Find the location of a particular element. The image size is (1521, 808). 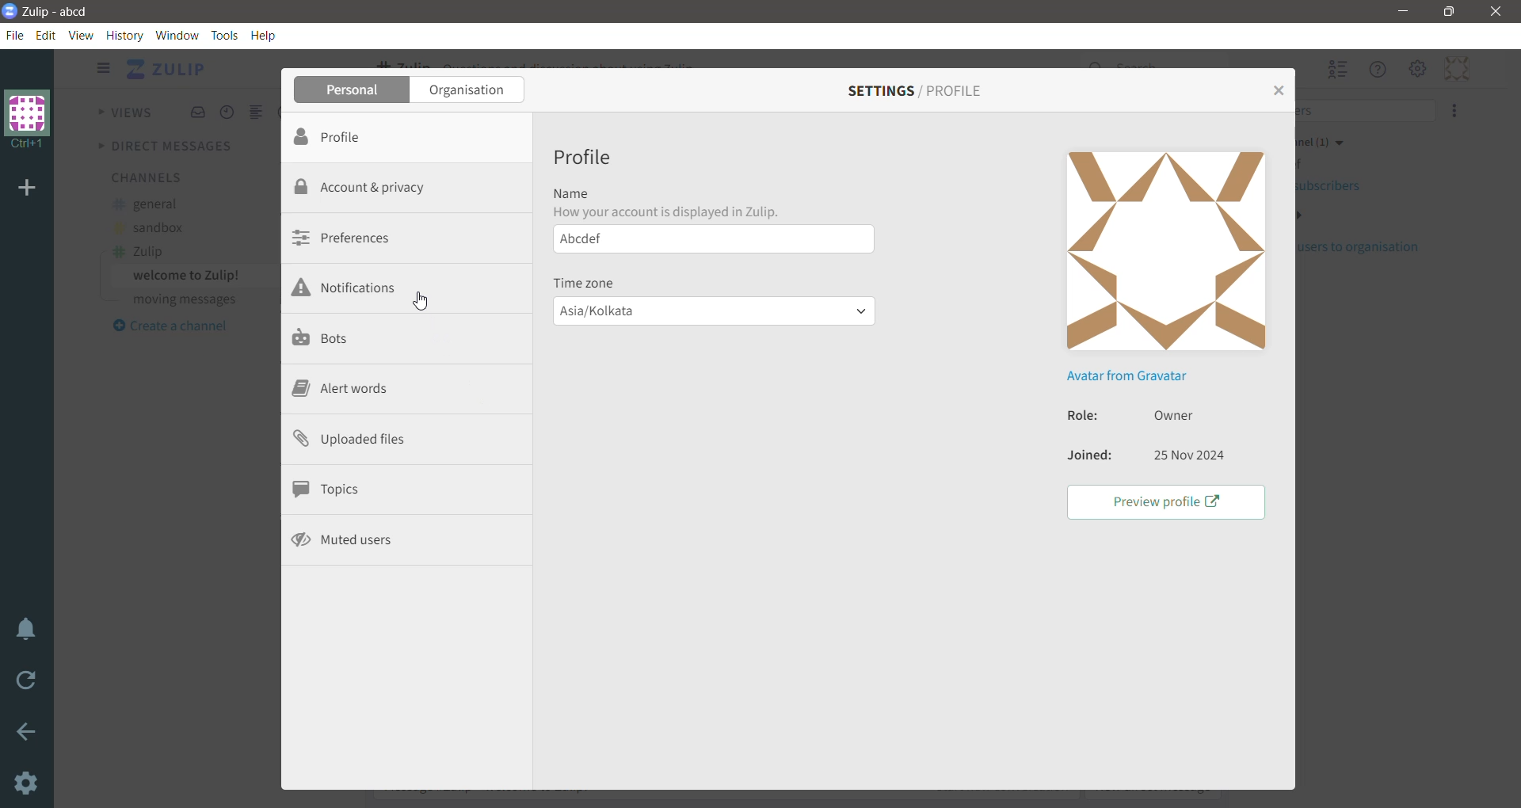

Personal is located at coordinates (353, 90).